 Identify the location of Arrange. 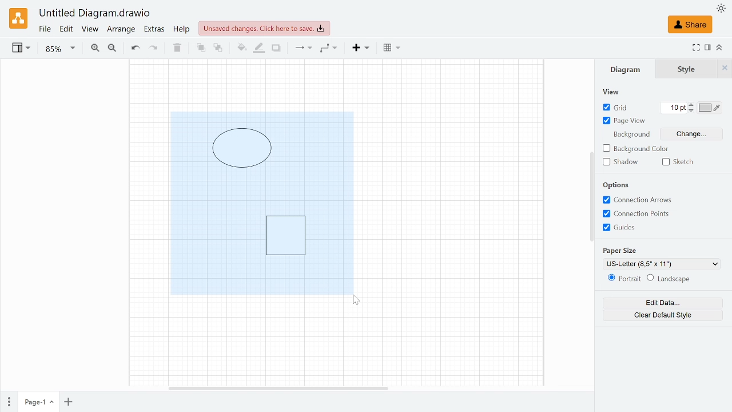
(121, 31).